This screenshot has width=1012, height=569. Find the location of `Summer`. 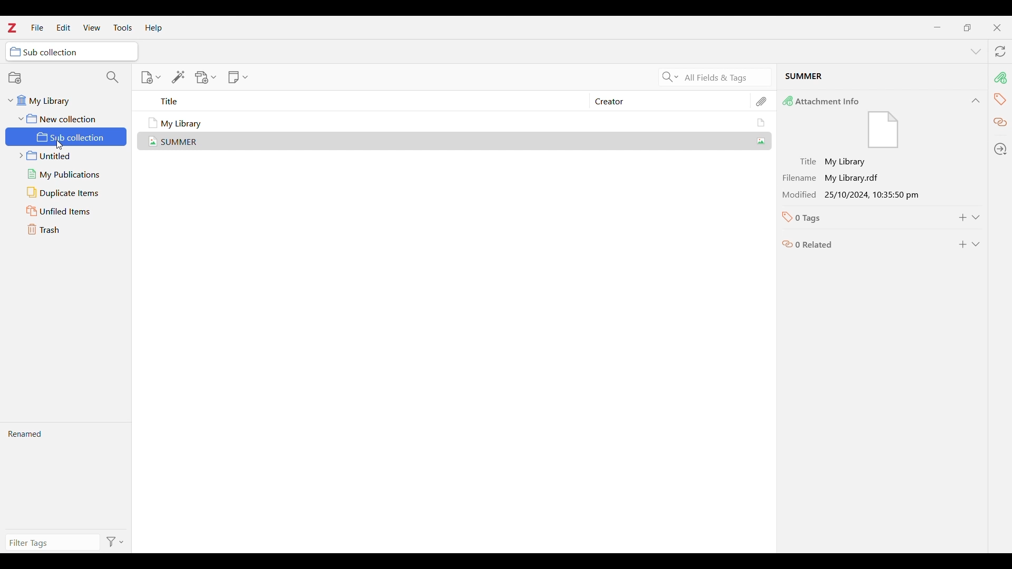

Summer is located at coordinates (459, 140).